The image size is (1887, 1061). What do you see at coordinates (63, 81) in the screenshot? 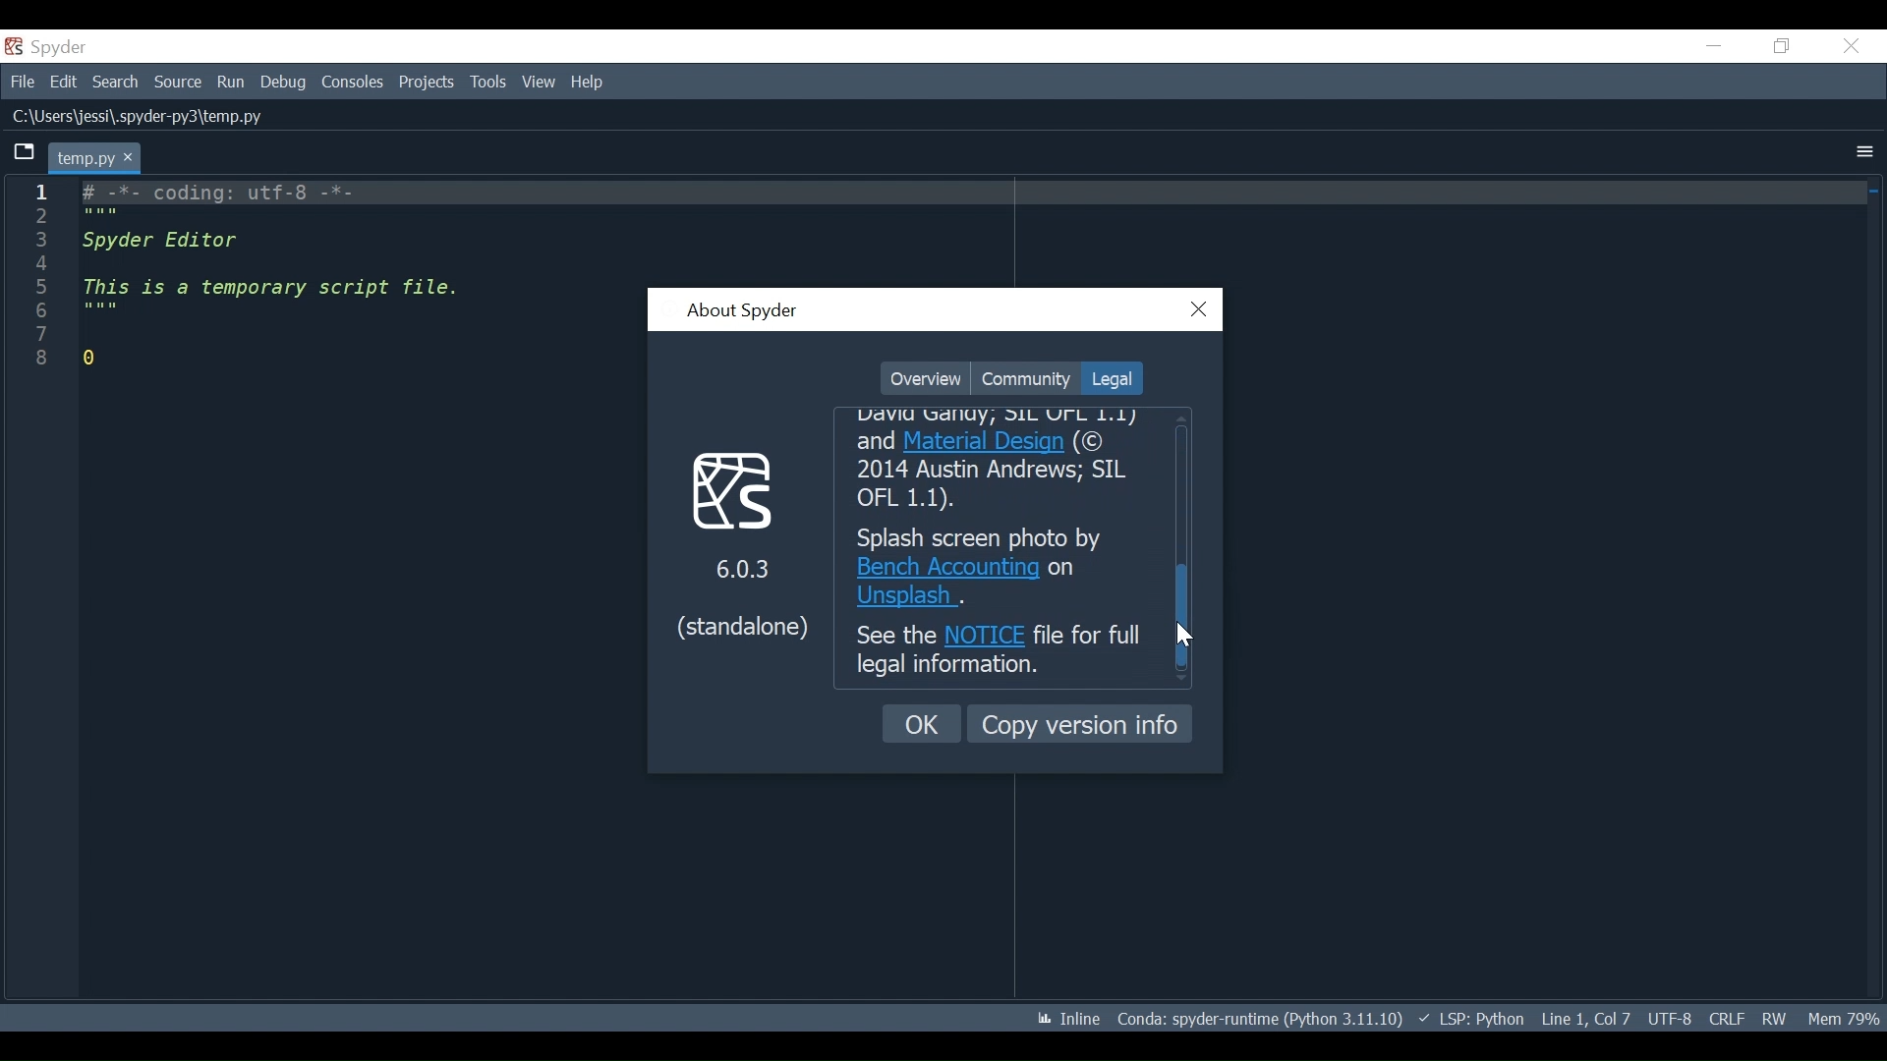
I see `Edit` at bounding box center [63, 81].